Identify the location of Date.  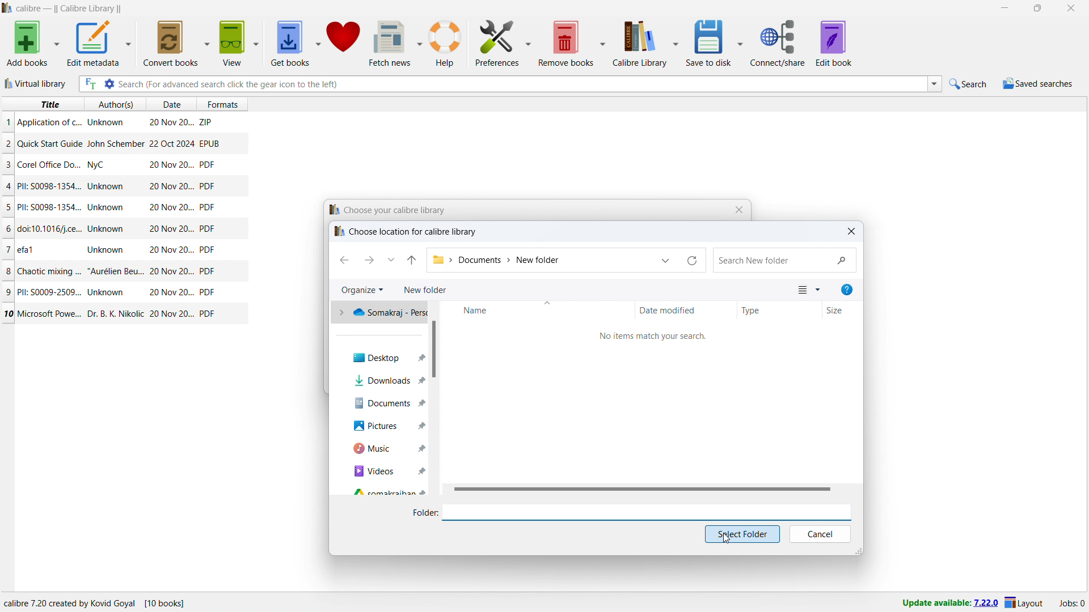
(171, 124).